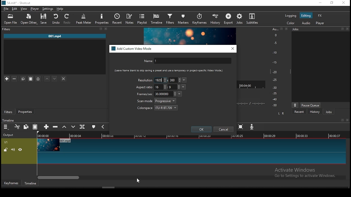  I want to click on mouse pointer, so click(137, 181).